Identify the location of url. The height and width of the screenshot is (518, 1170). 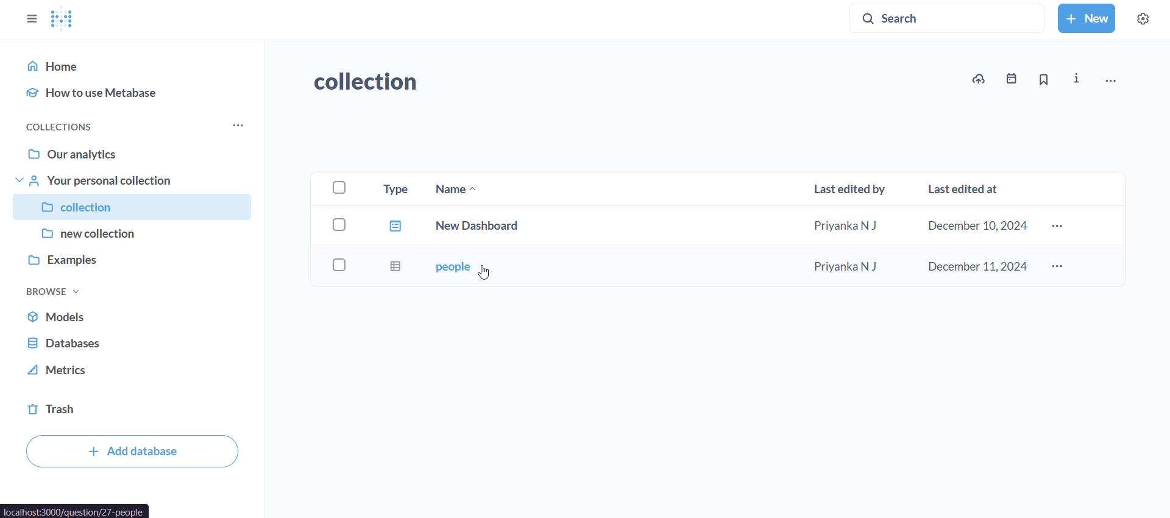
(76, 511).